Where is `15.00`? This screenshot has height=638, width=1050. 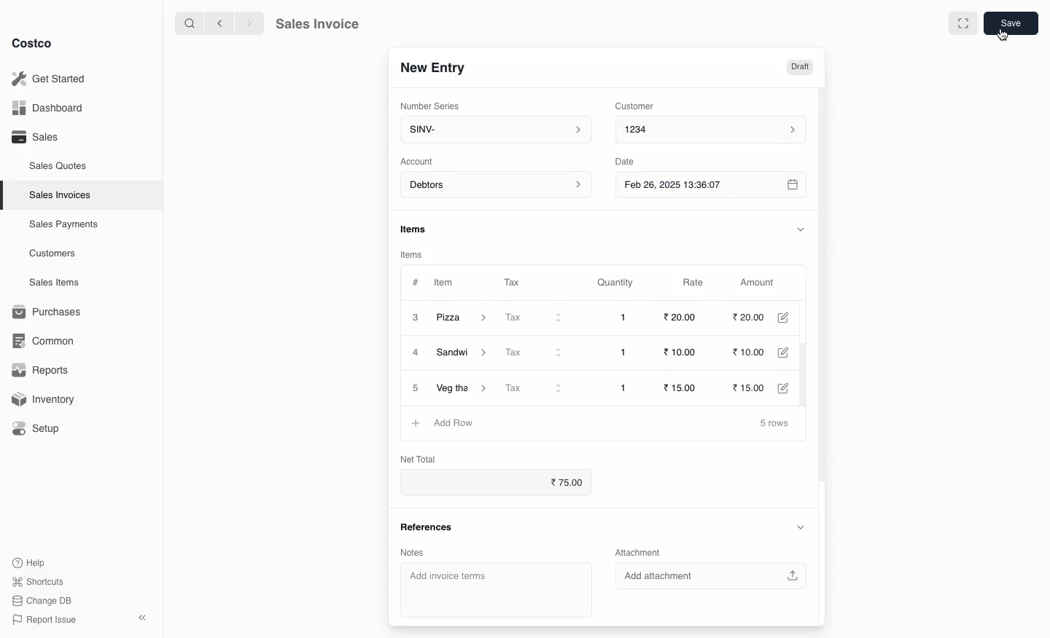 15.00 is located at coordinates (756, 386).